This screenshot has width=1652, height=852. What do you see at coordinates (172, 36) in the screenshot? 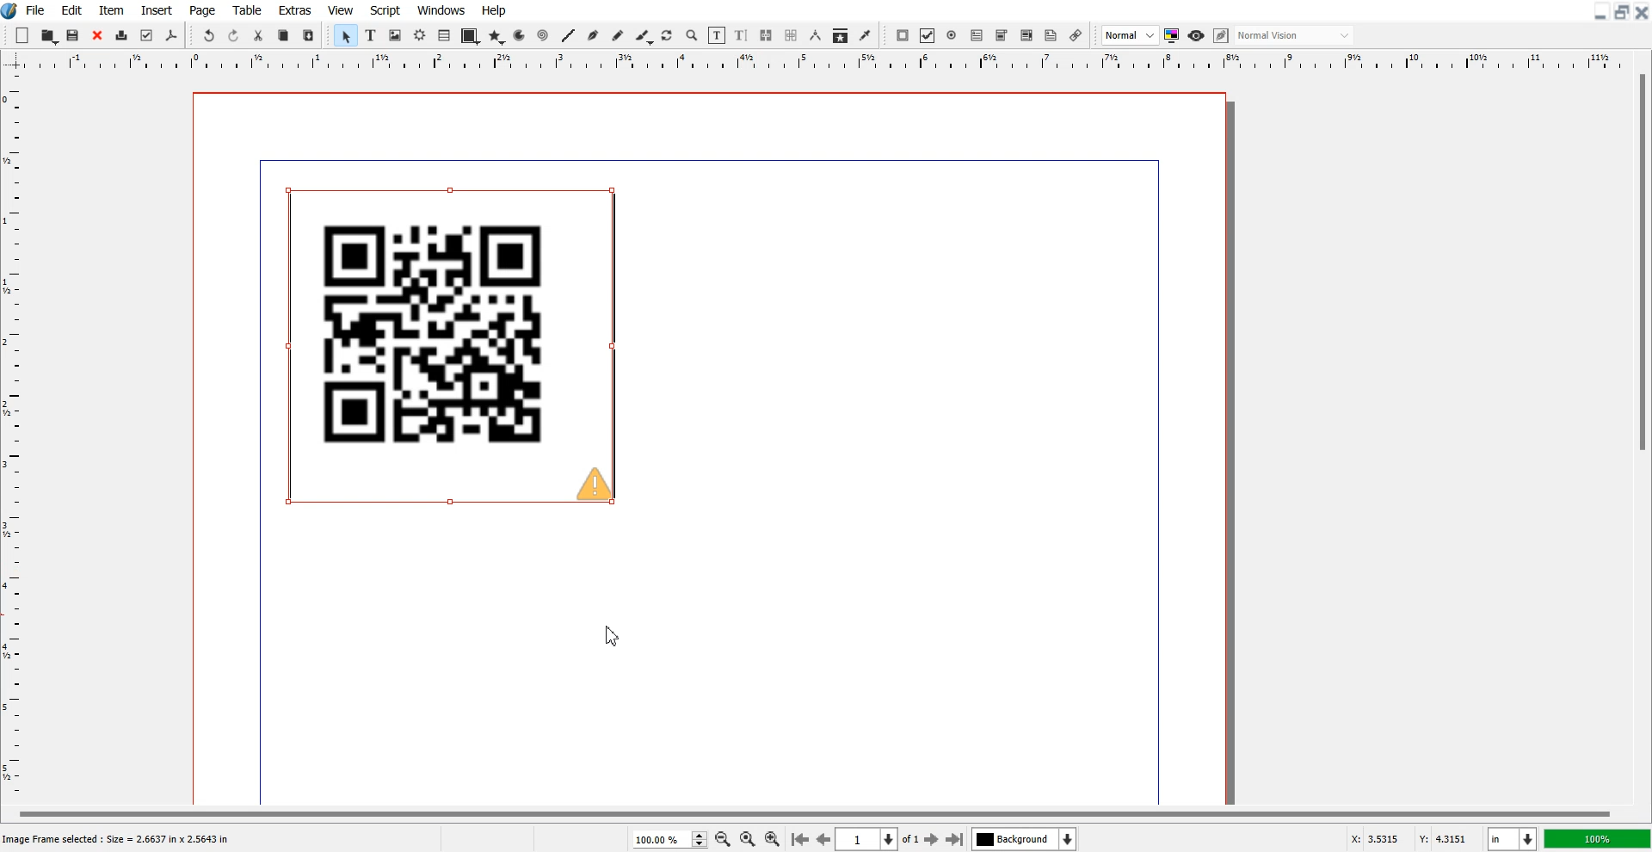
I see `Save As PDF` at bounding box center [172, 36].